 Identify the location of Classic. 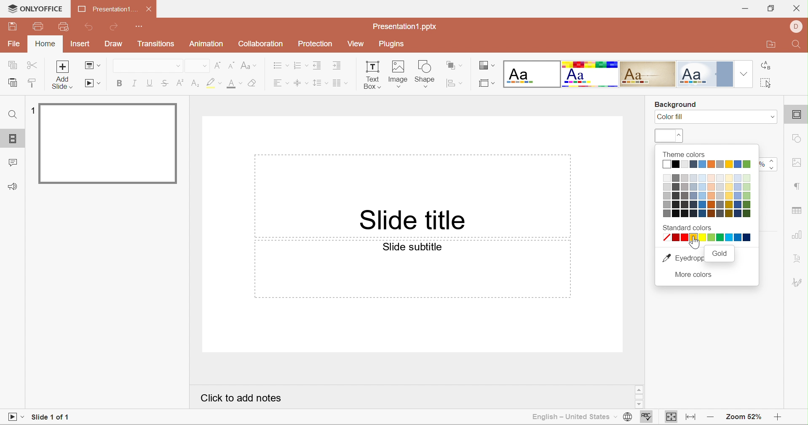
(648, 75).